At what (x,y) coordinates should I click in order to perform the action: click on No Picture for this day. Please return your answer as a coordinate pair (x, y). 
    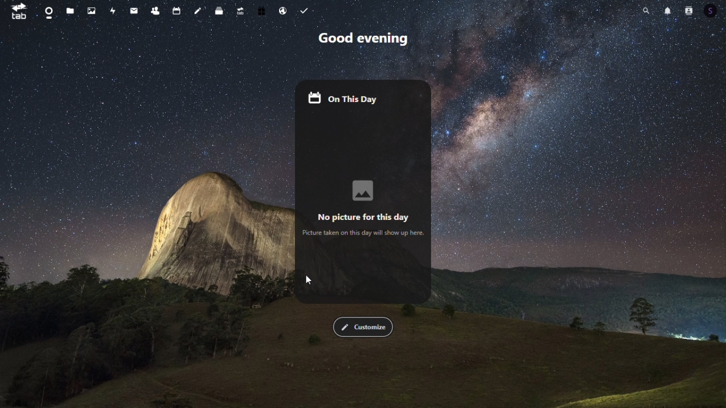
    Looking at the image, I should click on (363, 208).